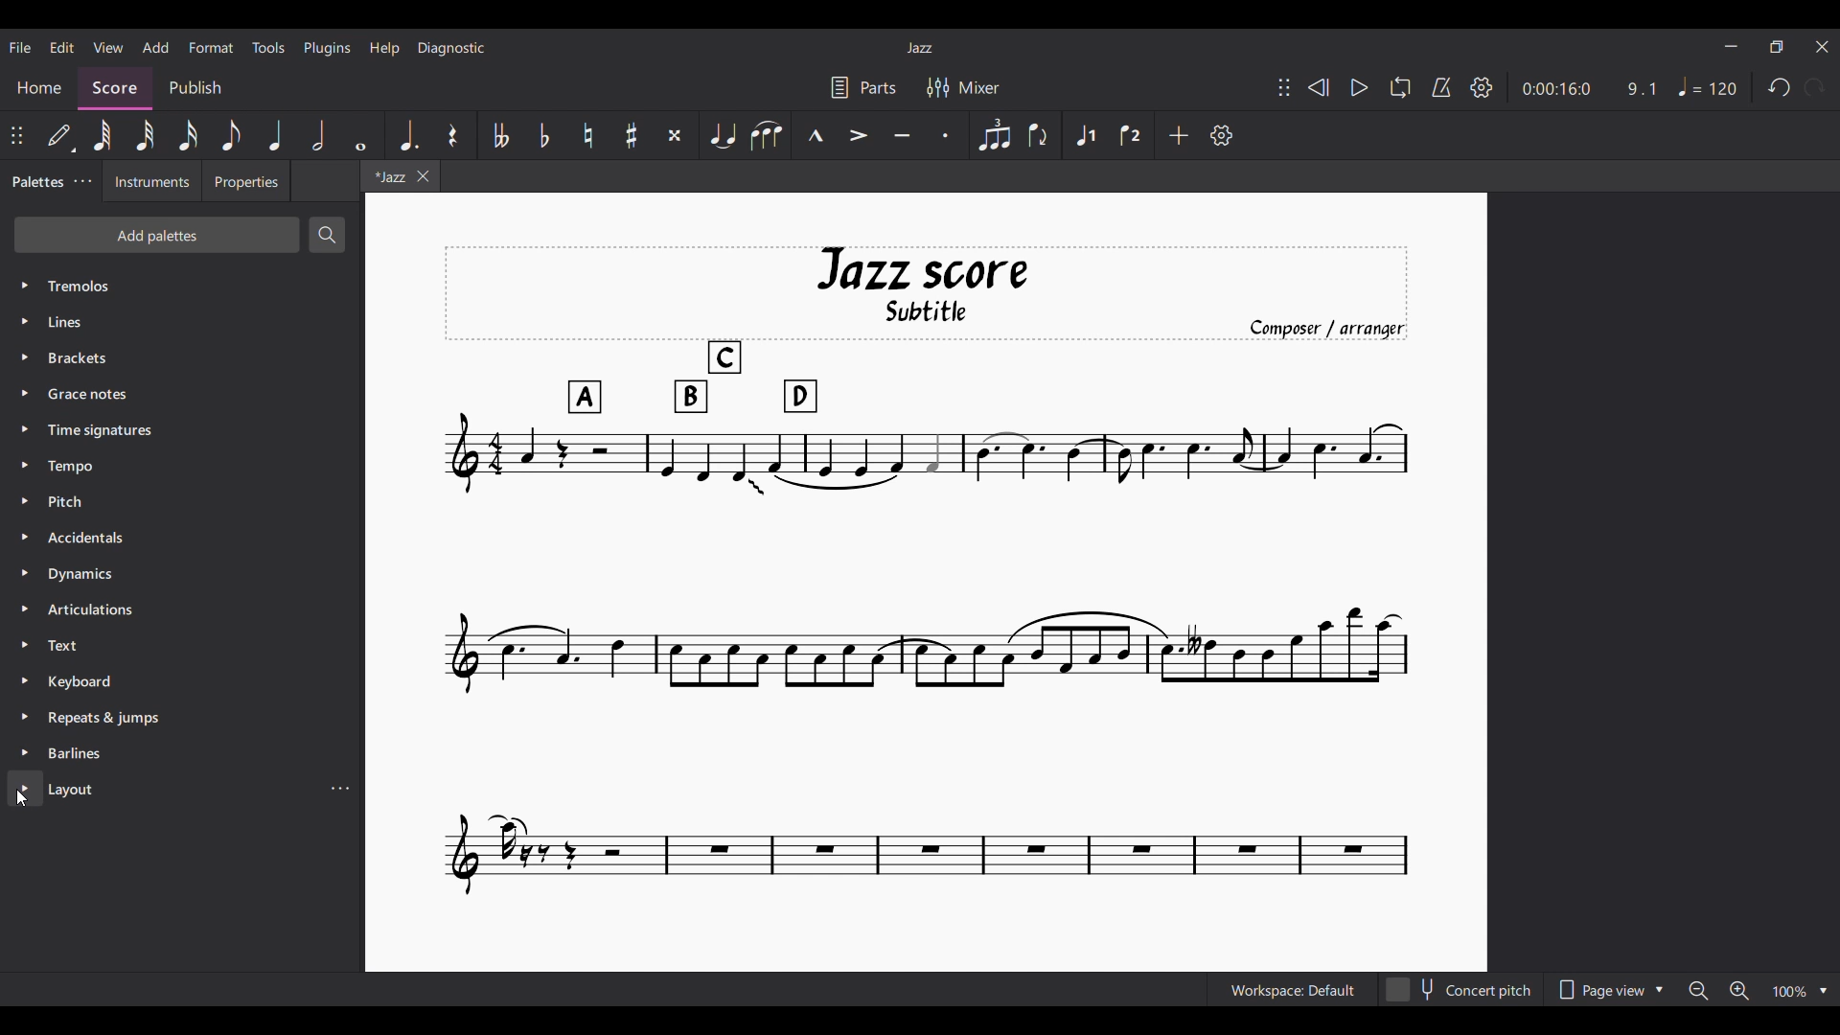  What do you see at coordinates (1555, 89) in the screenshot?
I see `0:00:16:0` at bounding box center [1555, 89].